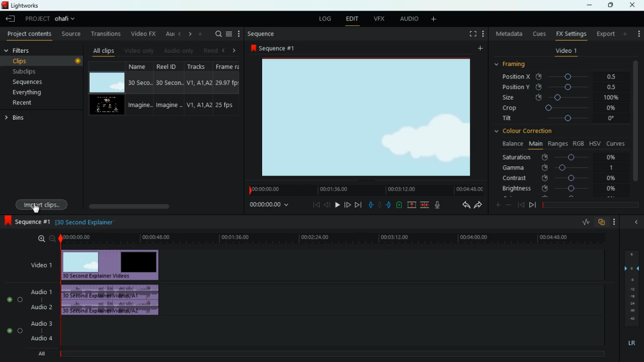  Describe the element at coordinates (43, 61) in the screenshot. I see `clips` at that location.